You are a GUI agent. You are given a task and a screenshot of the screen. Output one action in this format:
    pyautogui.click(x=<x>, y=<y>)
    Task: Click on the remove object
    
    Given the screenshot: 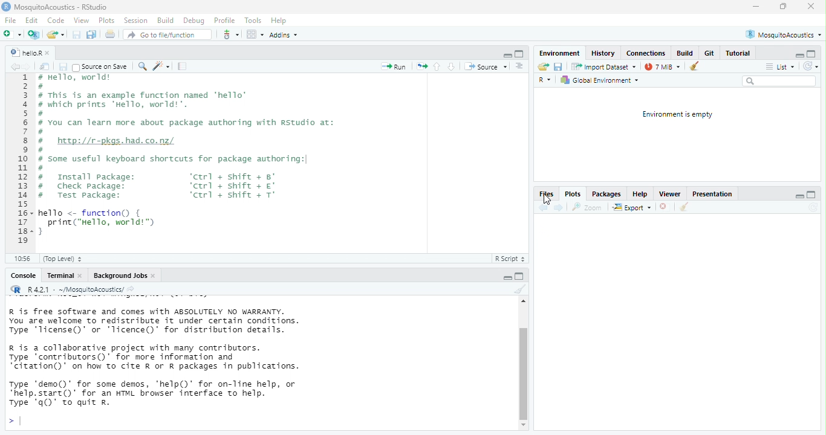 What is the action you would take?
    pyautogui.click(x=699, y=66)
    